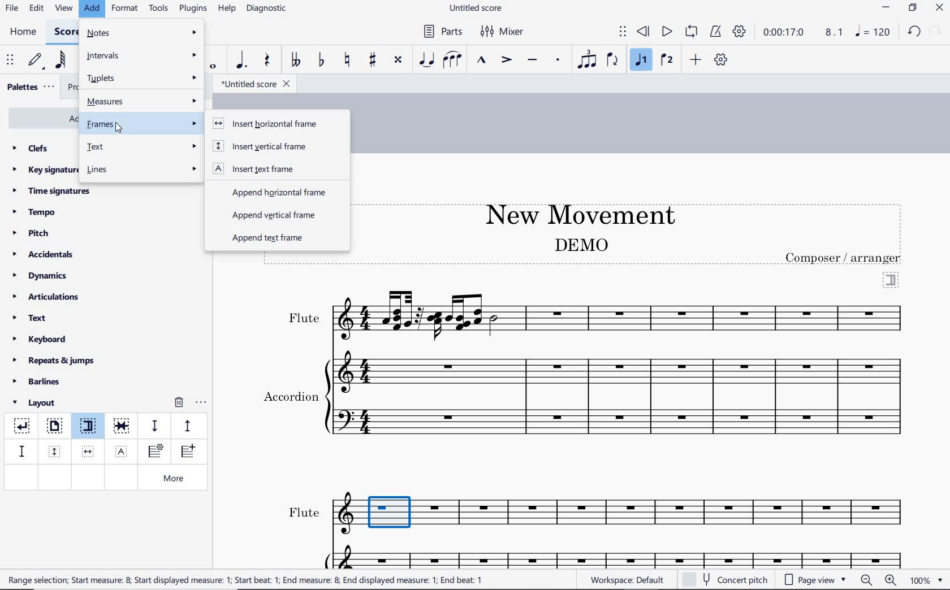 This screenshot has width=950, height=590. Describe the element at coordinates (156, 452) in the screenshot. I see `insert staff type change` at that location.